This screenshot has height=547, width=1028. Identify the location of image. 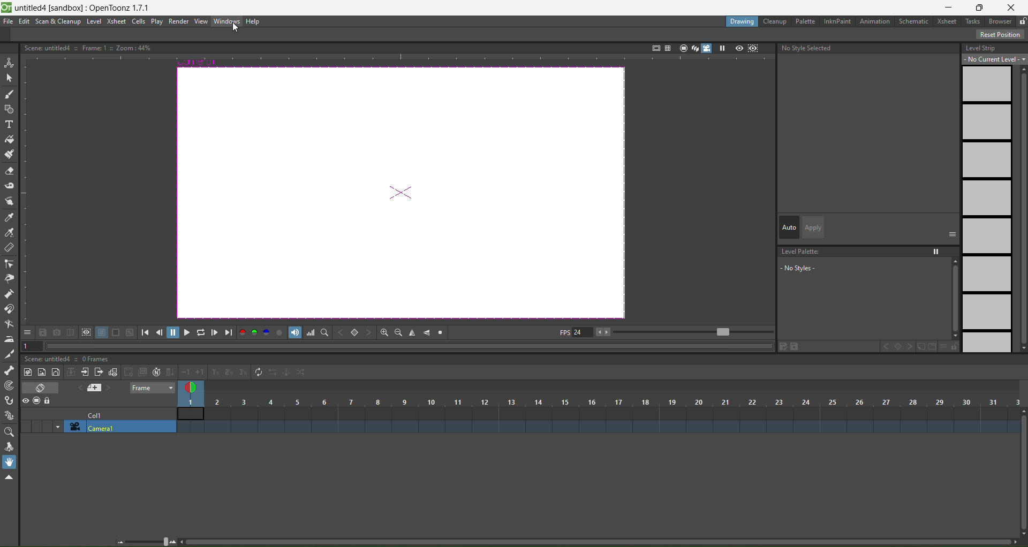
(398, 195).